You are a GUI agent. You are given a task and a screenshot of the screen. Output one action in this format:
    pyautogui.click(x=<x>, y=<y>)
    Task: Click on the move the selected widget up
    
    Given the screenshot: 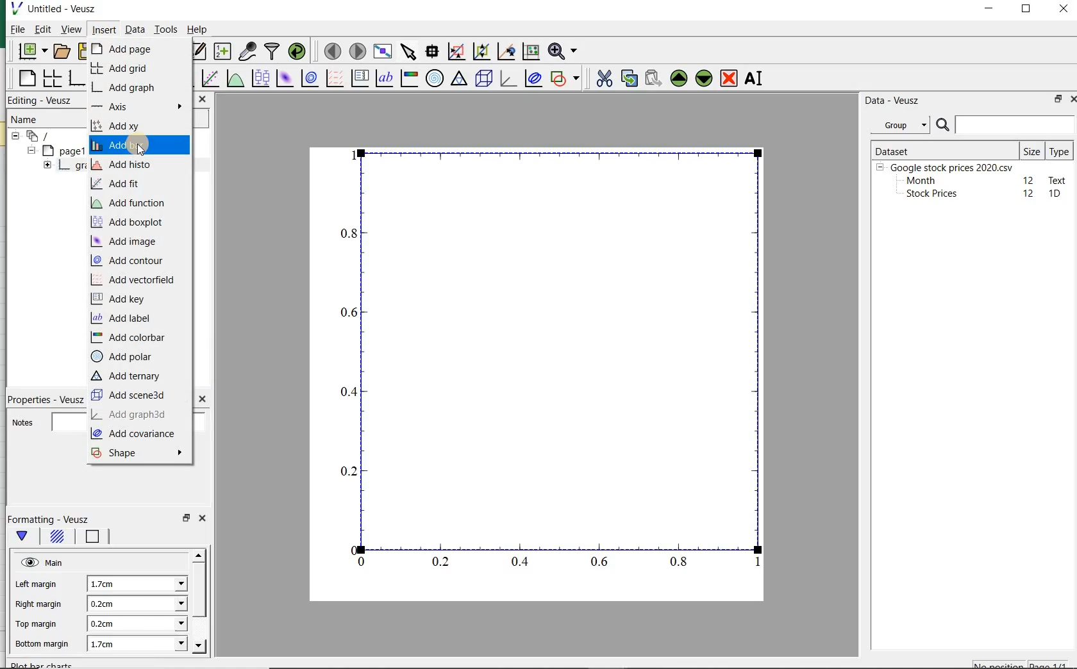 What is the action you would take?
    pyautogui.click(x=679, y=78)
    